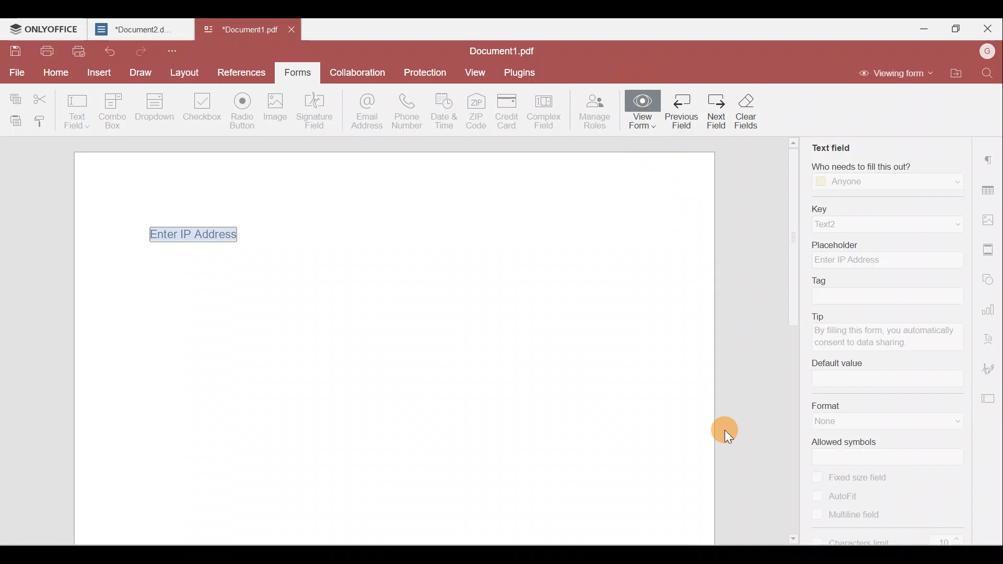  Describe the element at coordinates (988, 219) in the screenshot. I see `Image settings` at that location.